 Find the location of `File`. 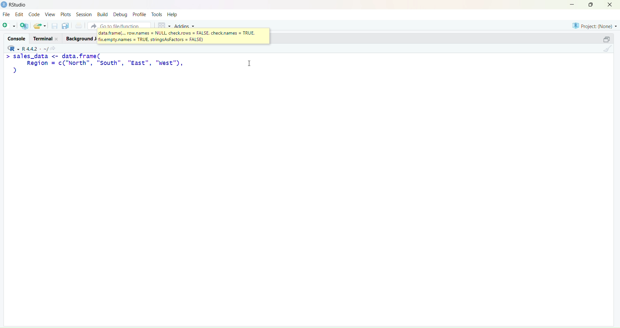

File is located at coordinates (6, 15).